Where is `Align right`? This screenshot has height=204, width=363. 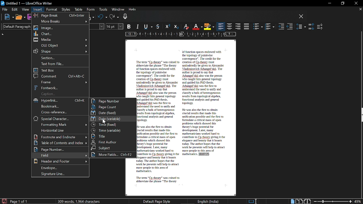
Align right is located at coordinates (238, 26).